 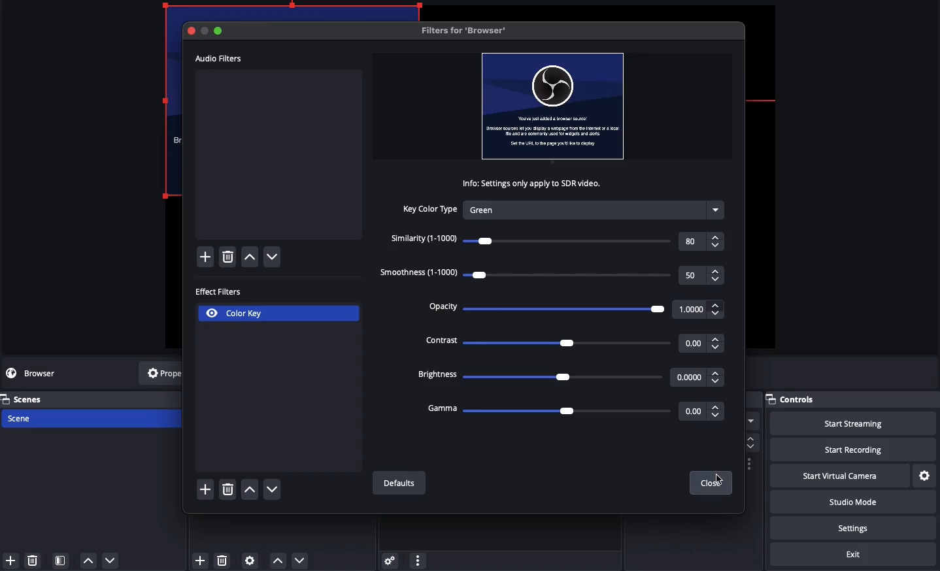 I want to click on scroll, so click(x=754, y=440).